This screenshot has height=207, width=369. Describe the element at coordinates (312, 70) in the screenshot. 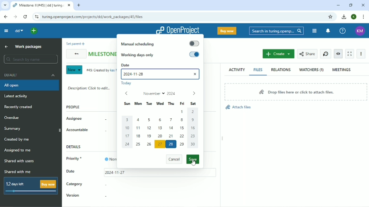

I see `Watchers 1` at that location.